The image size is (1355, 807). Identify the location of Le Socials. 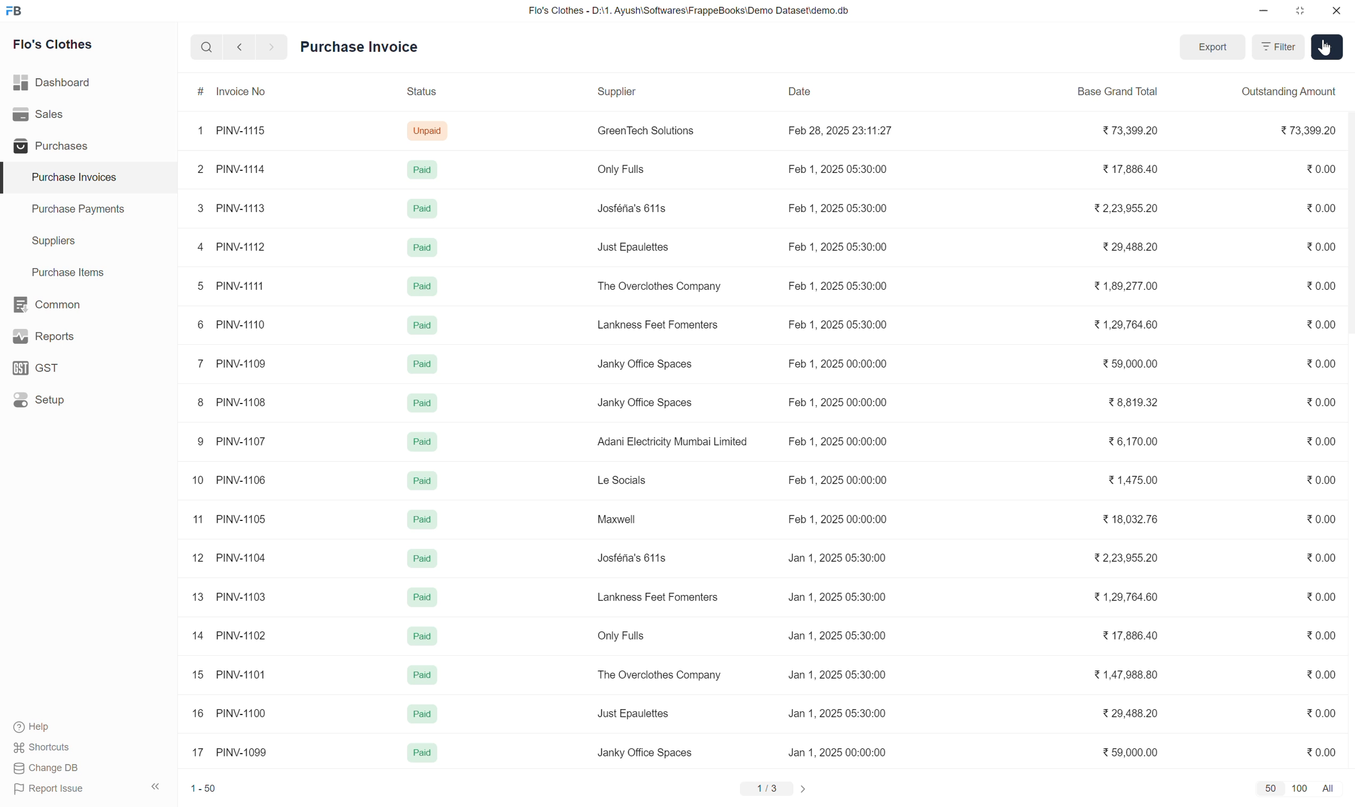
(621, 481).